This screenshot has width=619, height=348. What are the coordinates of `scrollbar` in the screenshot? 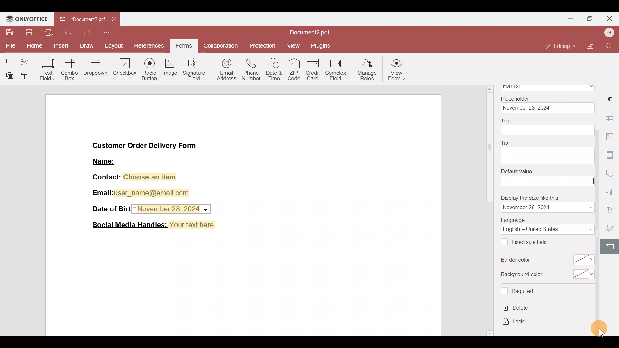 It's located at (490, 211).